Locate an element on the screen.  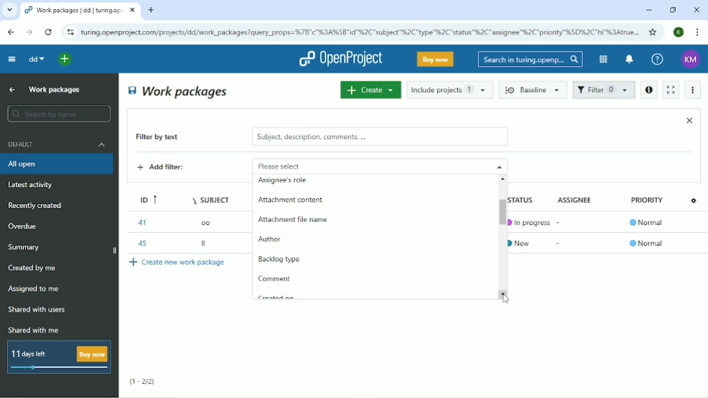
Restore down is located at coordinates (672, 10).